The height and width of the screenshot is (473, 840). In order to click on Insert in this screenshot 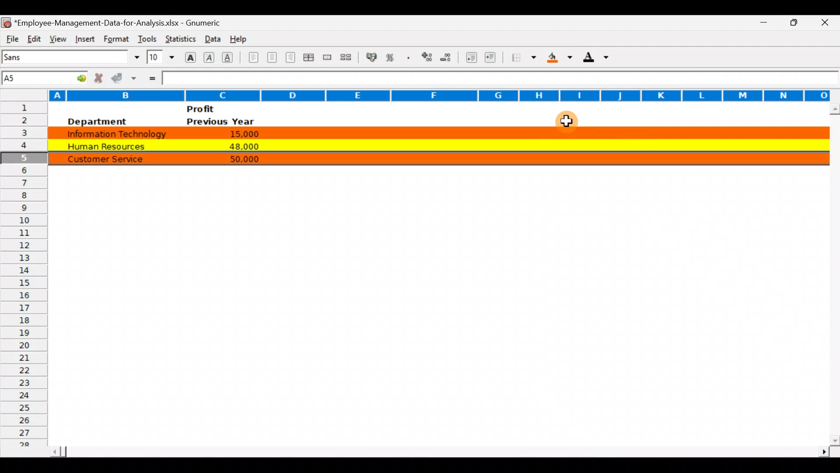, I will do `click(84, 38)`.